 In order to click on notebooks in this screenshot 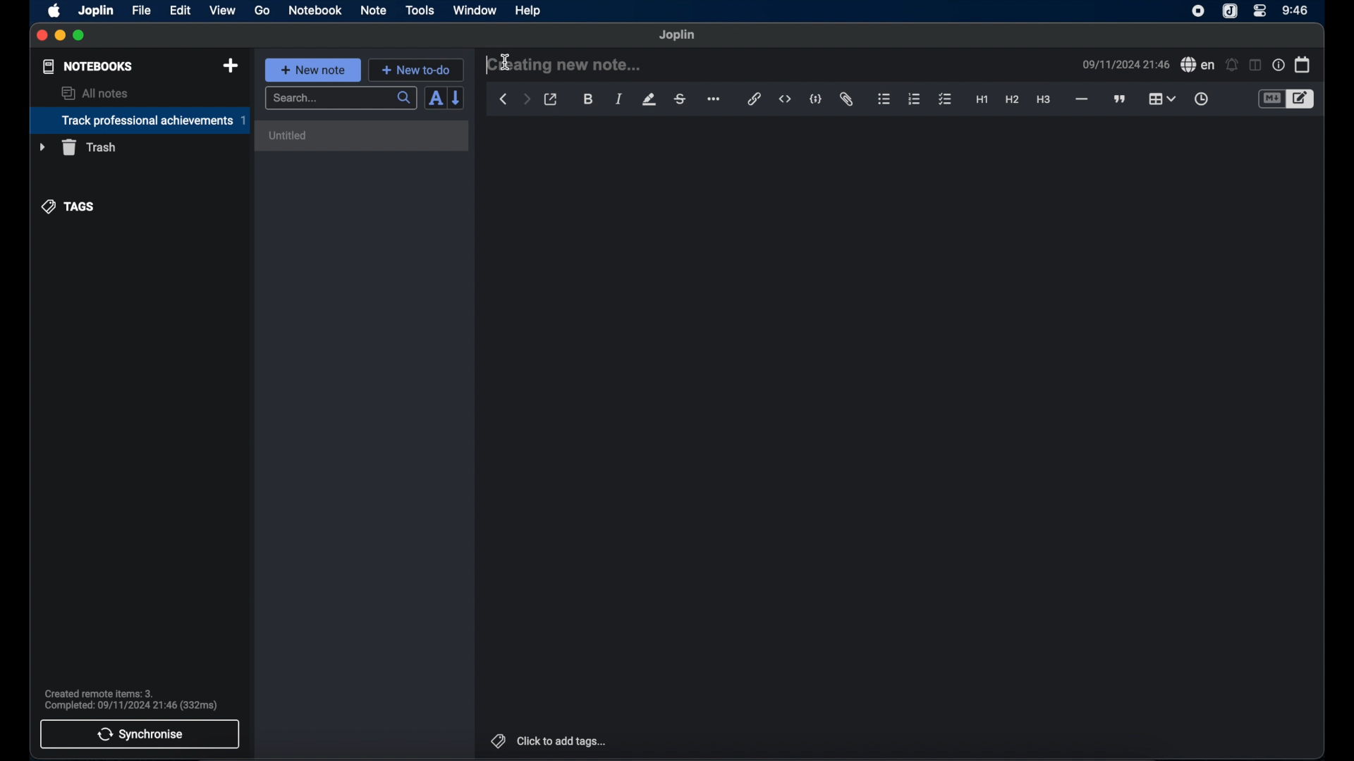, I will do `click(87, 66)`.